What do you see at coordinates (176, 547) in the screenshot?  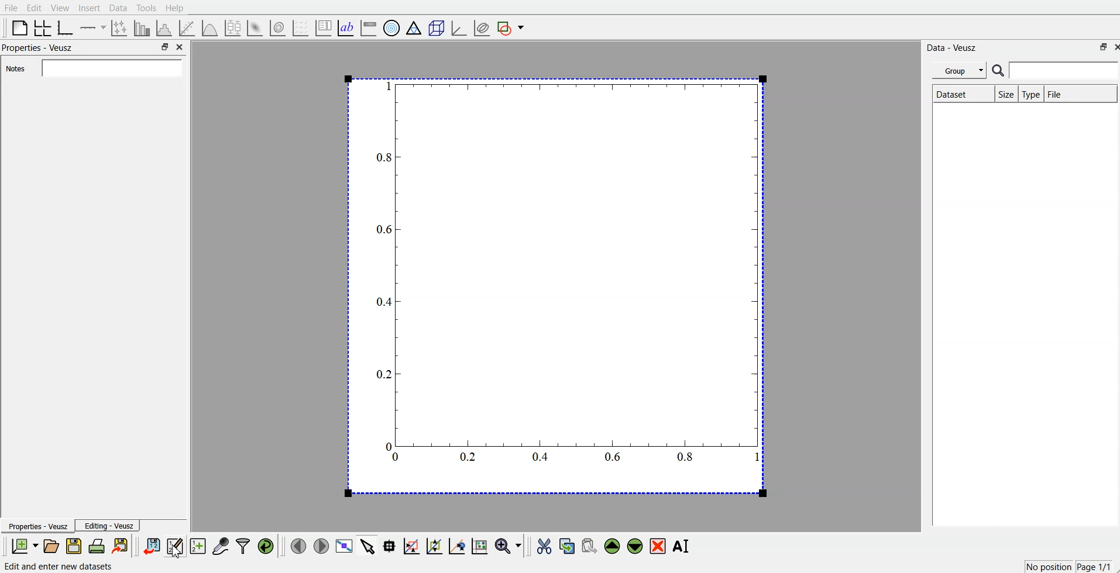 I see `edit and enter datapoints` at bounding box center [176, 547].